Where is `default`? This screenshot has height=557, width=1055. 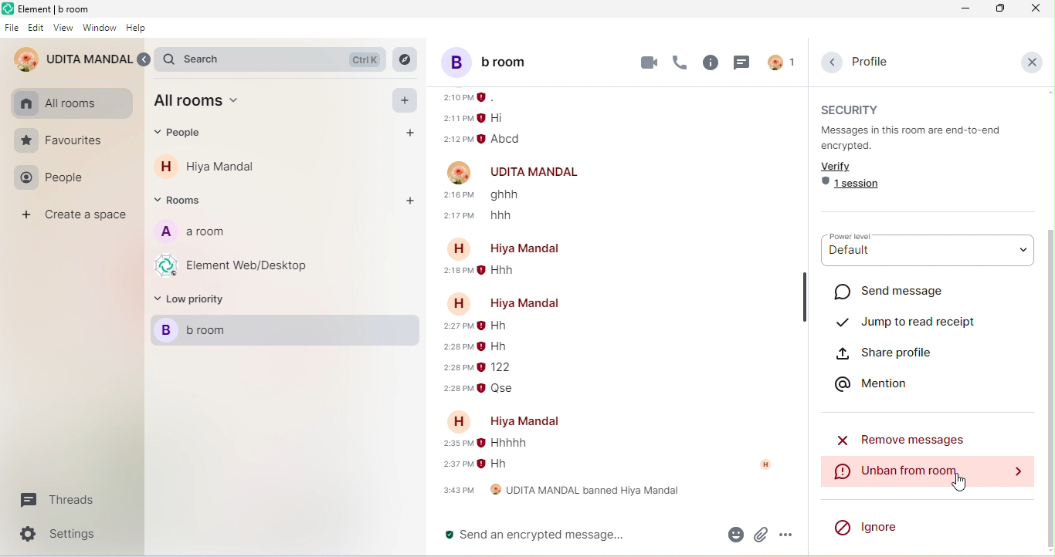
default is located at coordinates (926, 258).